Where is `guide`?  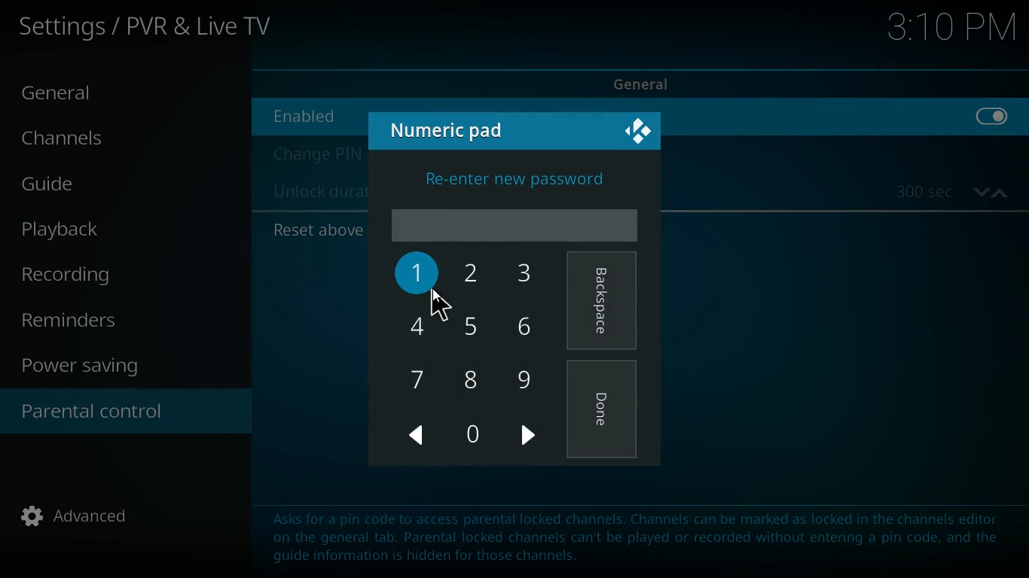
guide is located at coordinates (93, 186).